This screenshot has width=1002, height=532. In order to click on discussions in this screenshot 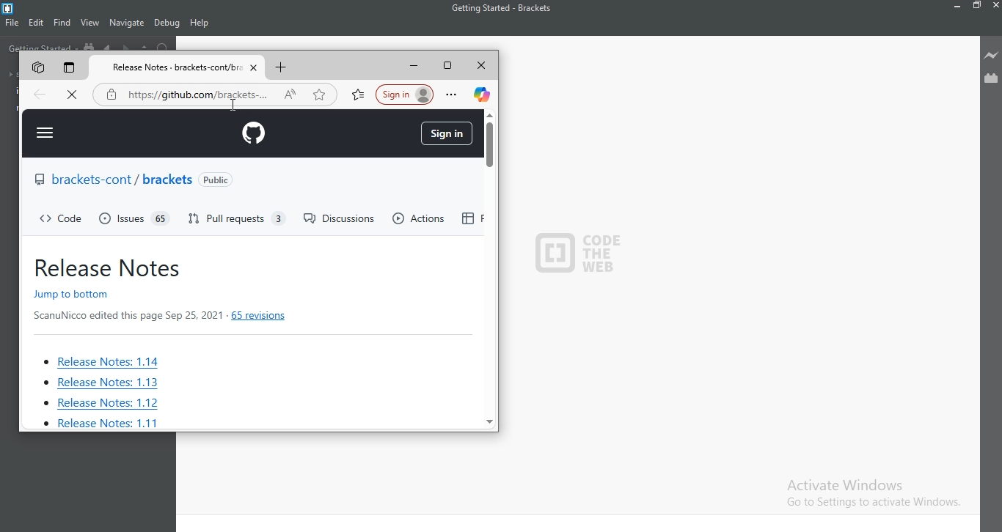, I will do `click(337, 218)`.